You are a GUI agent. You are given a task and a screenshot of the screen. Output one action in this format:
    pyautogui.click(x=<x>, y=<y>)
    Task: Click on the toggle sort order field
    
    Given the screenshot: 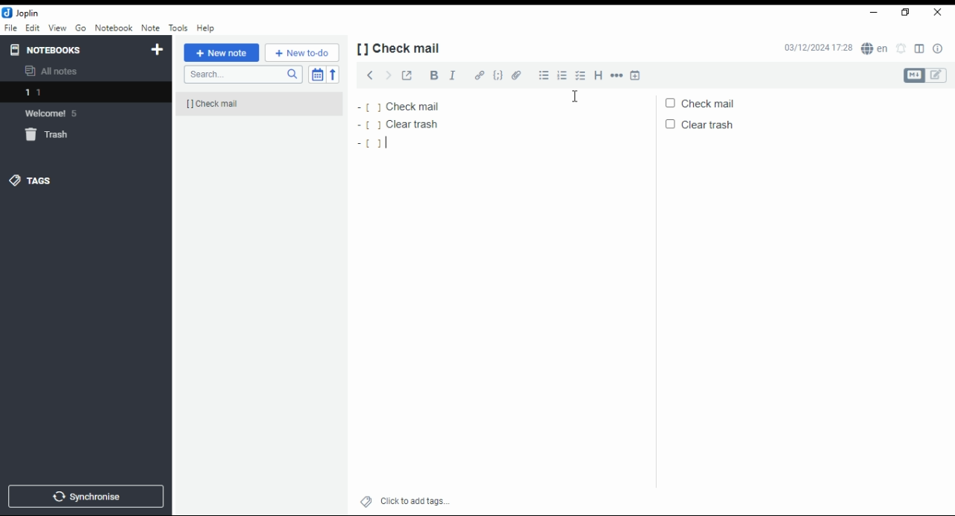 What is the action you would take?
    pyautogui.click(x=317, y=74)
    